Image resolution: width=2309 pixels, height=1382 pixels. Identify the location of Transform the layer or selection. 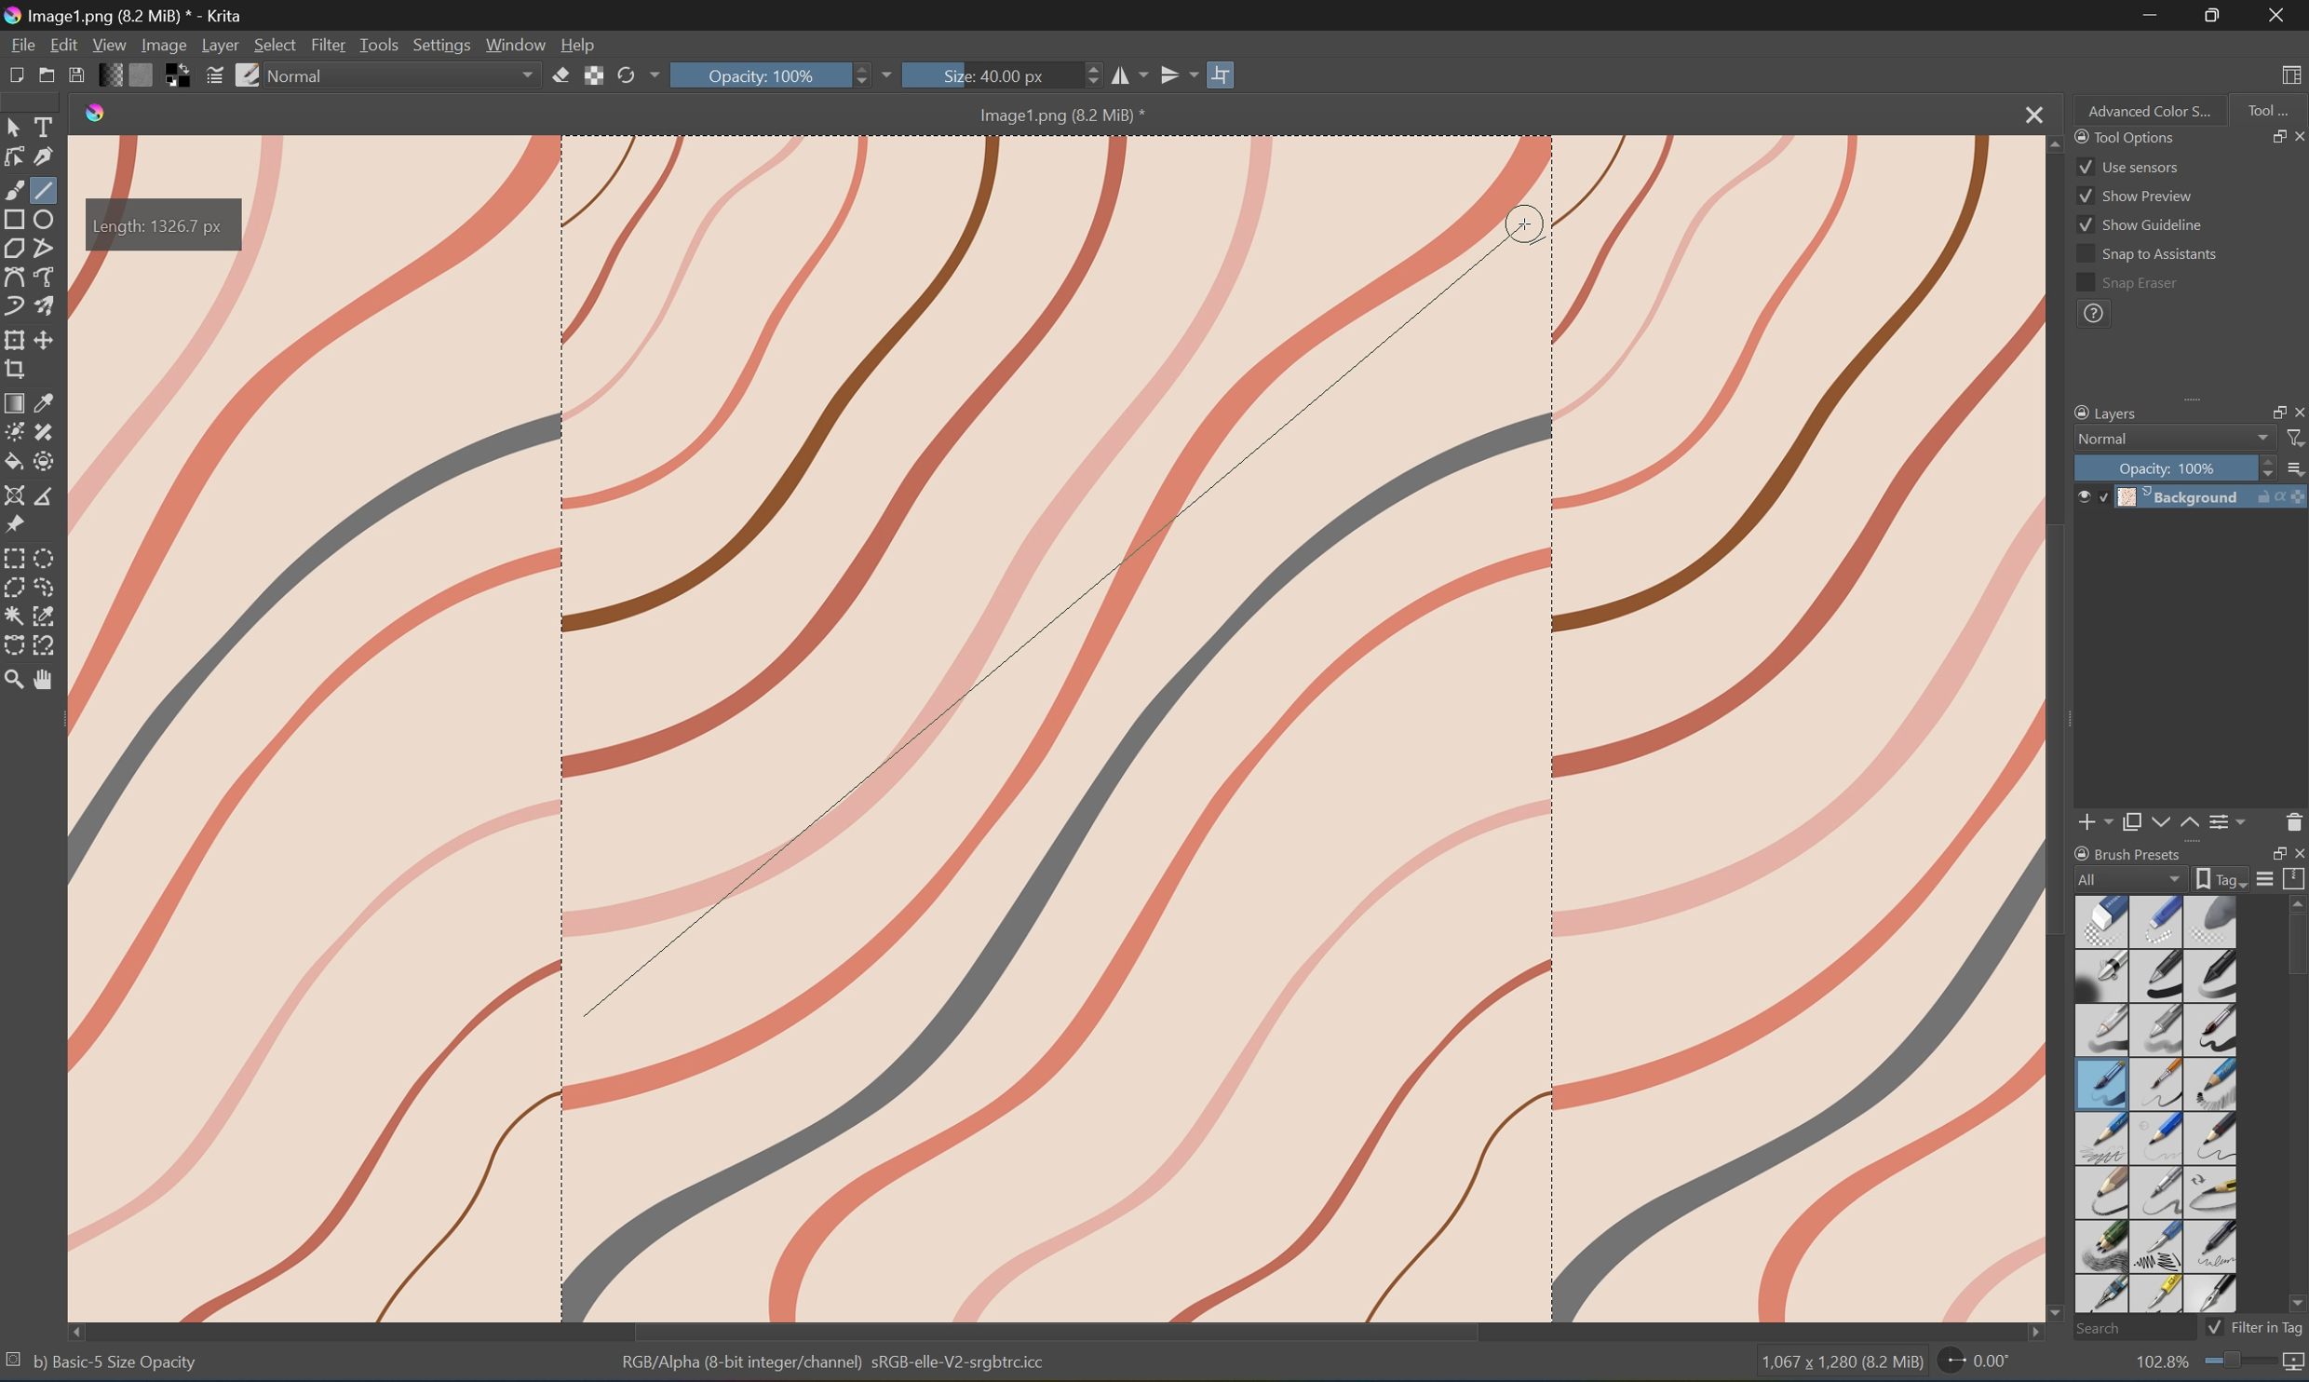
(15, 339).